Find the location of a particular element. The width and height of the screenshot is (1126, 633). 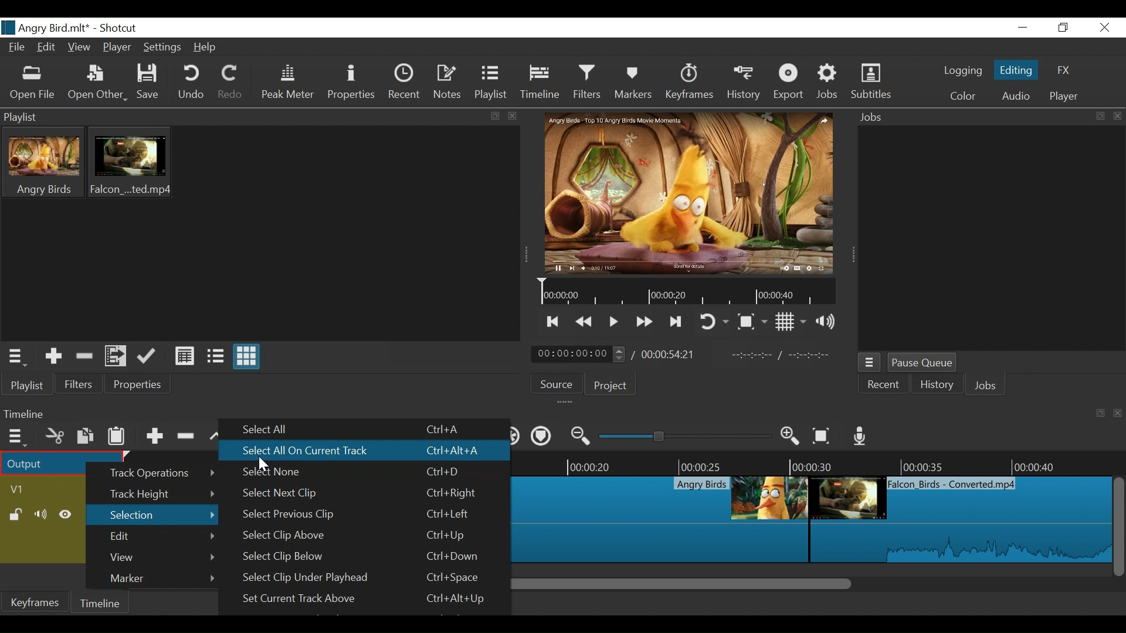

Zoom timeline out is located at coordinates (580, 436).